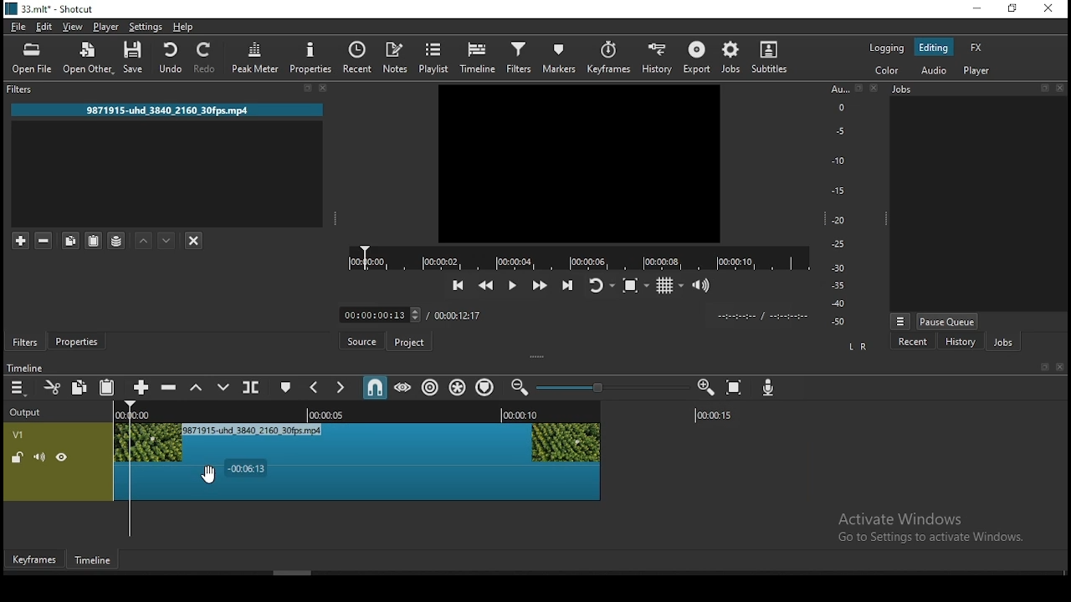 This screenshot has width=1071, height=602. I want to click on Jobs, so click(908, 89).